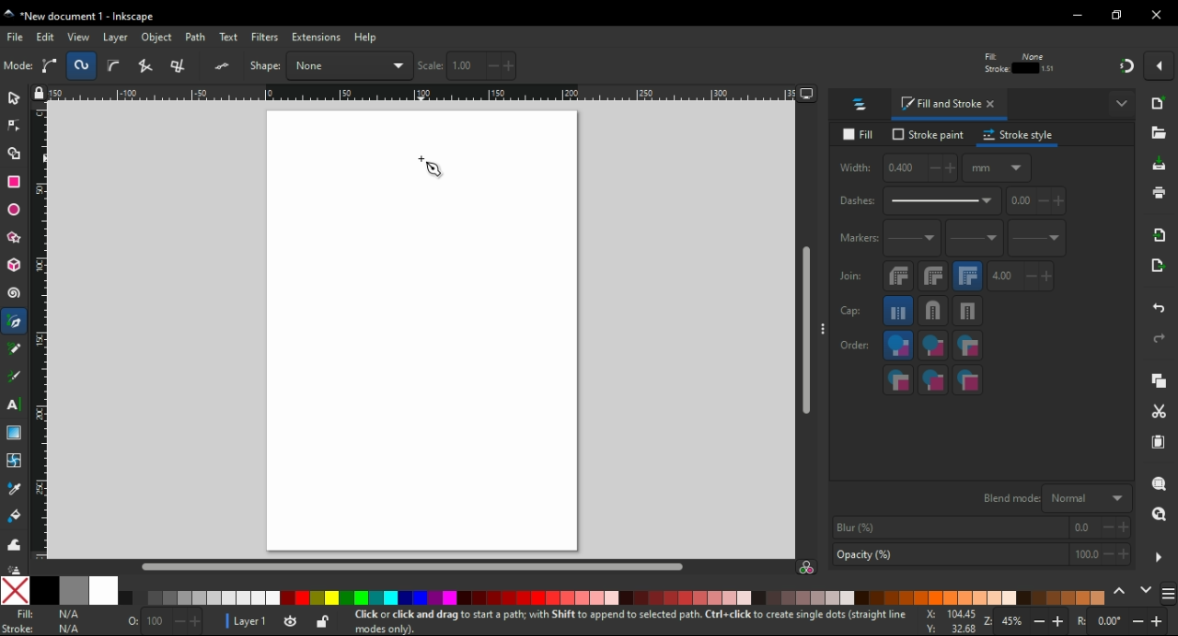 This screenshot has width=1178, height=636. Describe the element at coordinates (1126, 64) in the screenshot. I see `snap on/off` at that location.